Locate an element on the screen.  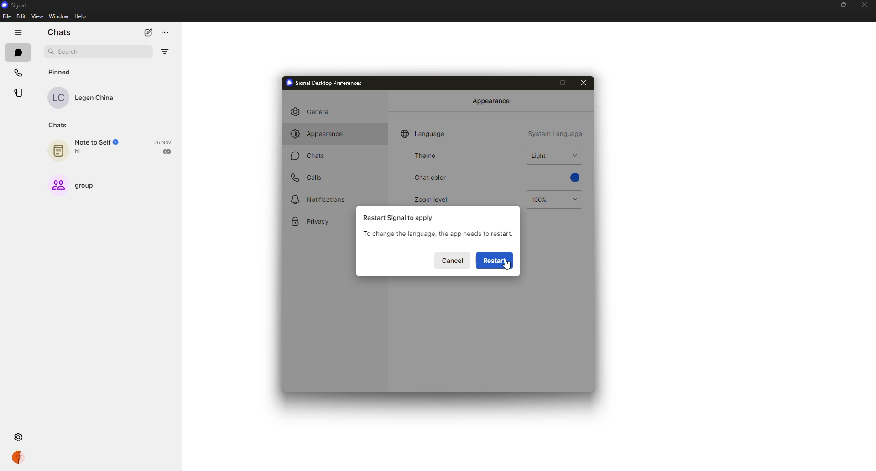
group is located at coordinates (73, 184).